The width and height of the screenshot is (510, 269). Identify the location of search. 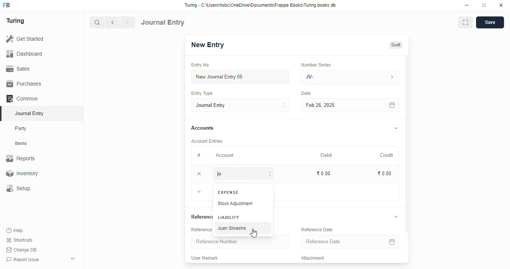
(97, 22).